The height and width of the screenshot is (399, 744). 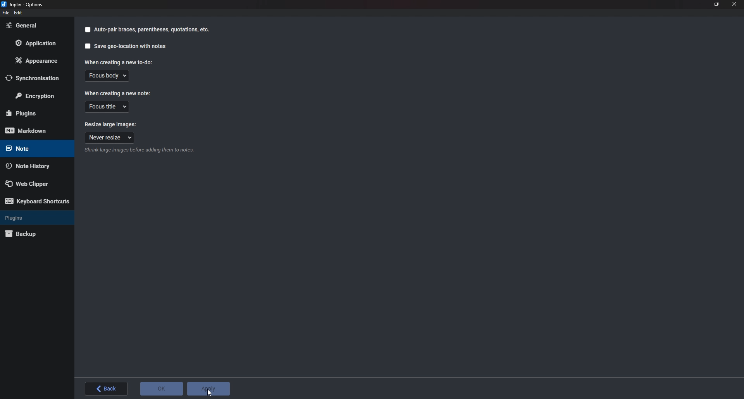 I want to click on info, so click(x=154, y=150).